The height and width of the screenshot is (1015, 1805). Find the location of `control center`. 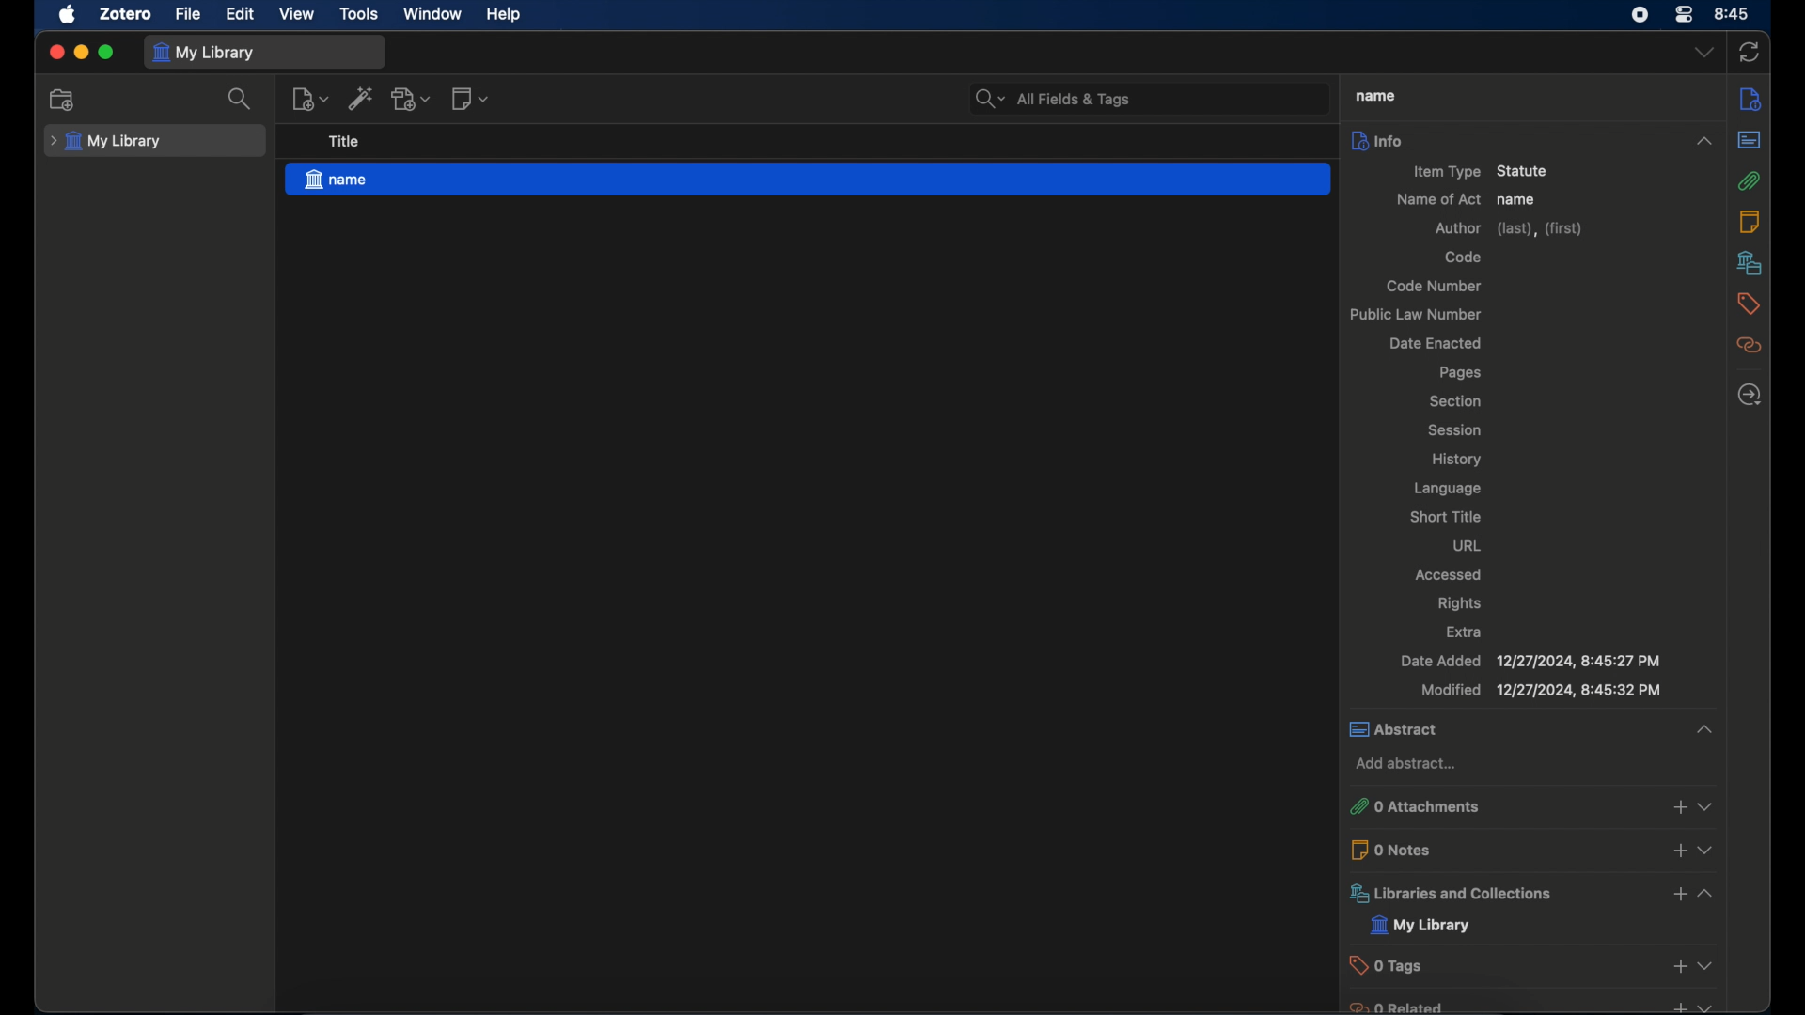

control center is located at coordinates (1640, 15).